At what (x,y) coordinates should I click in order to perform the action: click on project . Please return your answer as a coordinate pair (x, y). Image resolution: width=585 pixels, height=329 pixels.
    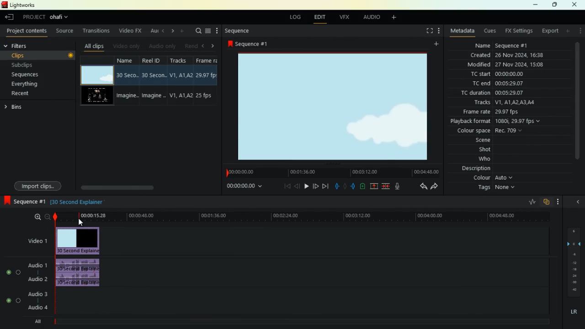
    Looking at the image, I should click on (46, 18).